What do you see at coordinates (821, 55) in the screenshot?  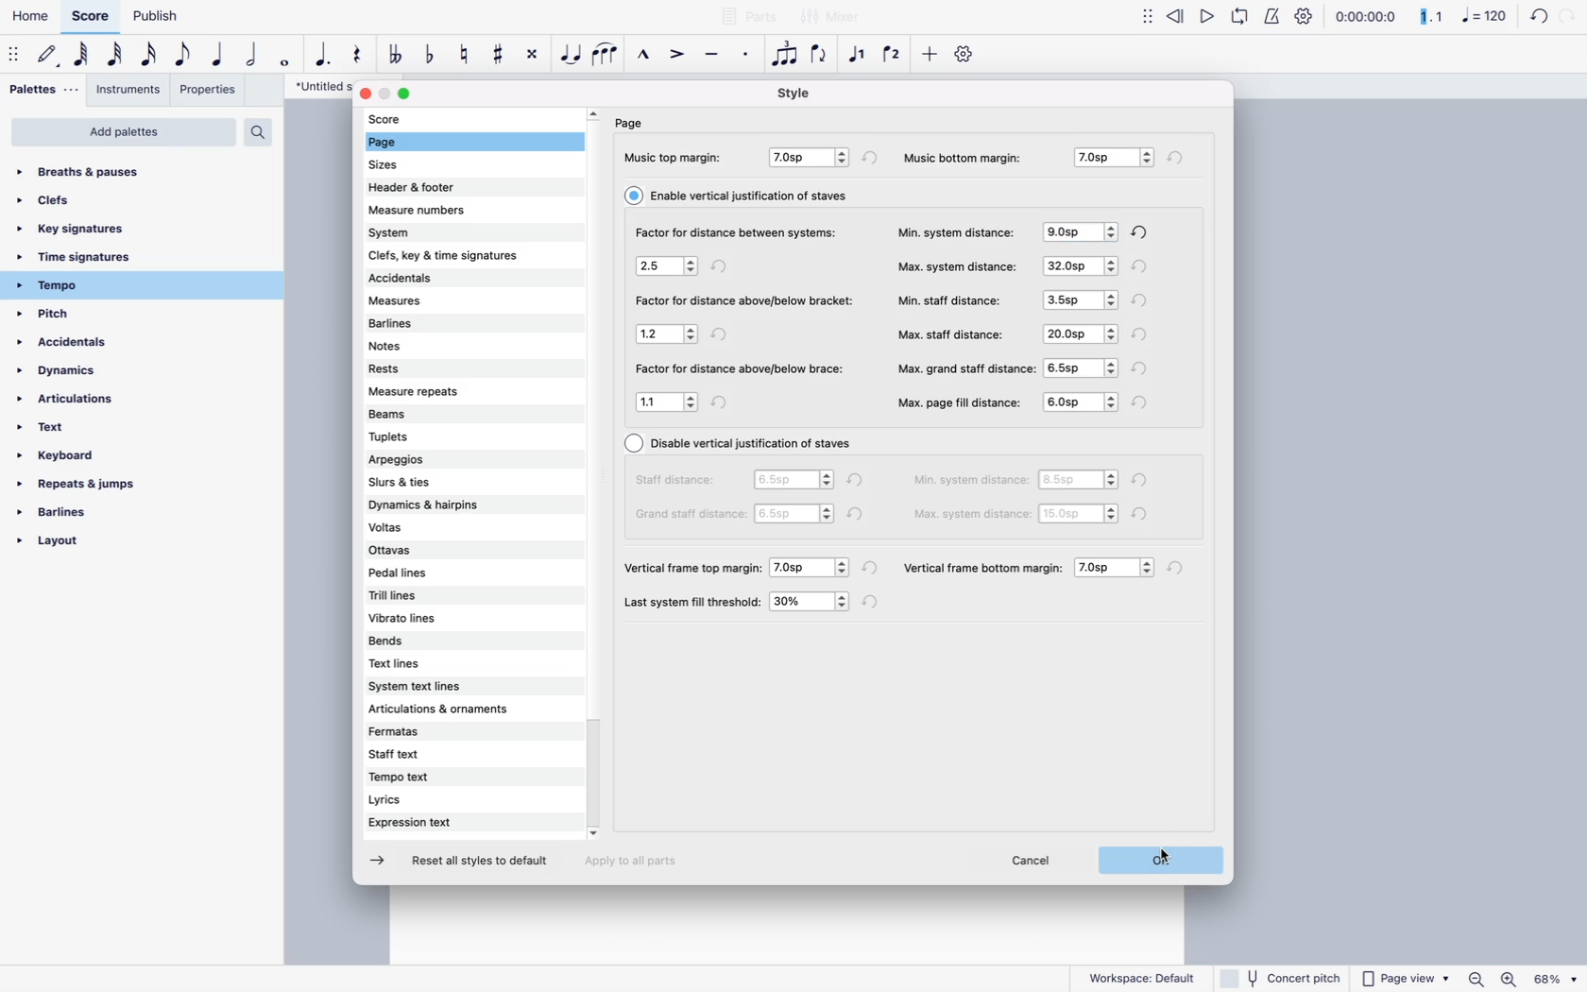 I see `flip direction` at bounding box center [821, 55].